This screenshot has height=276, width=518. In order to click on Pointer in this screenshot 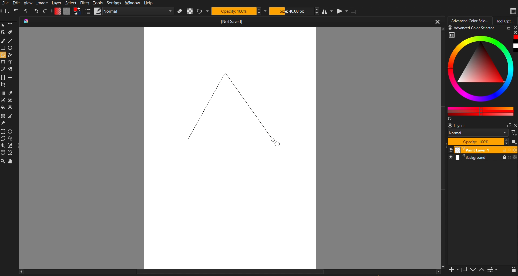, I will do `click(3, 25)`.